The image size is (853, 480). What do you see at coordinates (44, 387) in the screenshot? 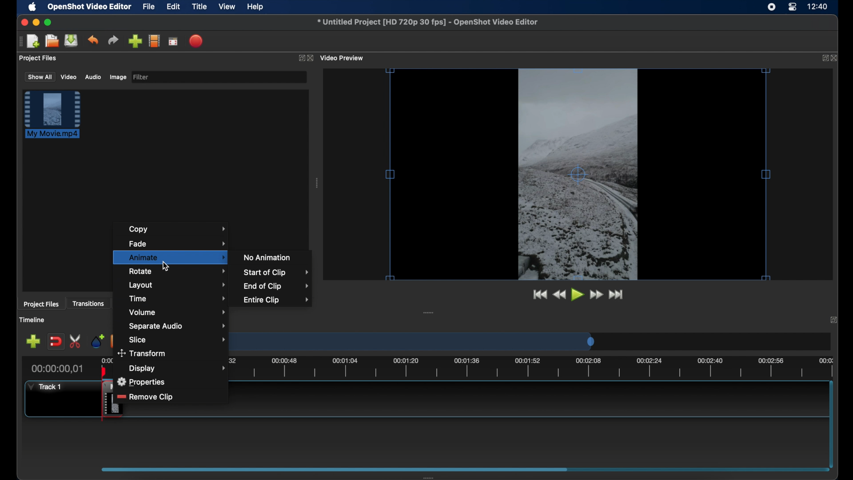
I see `track 1` at bounding box center [44, 387].